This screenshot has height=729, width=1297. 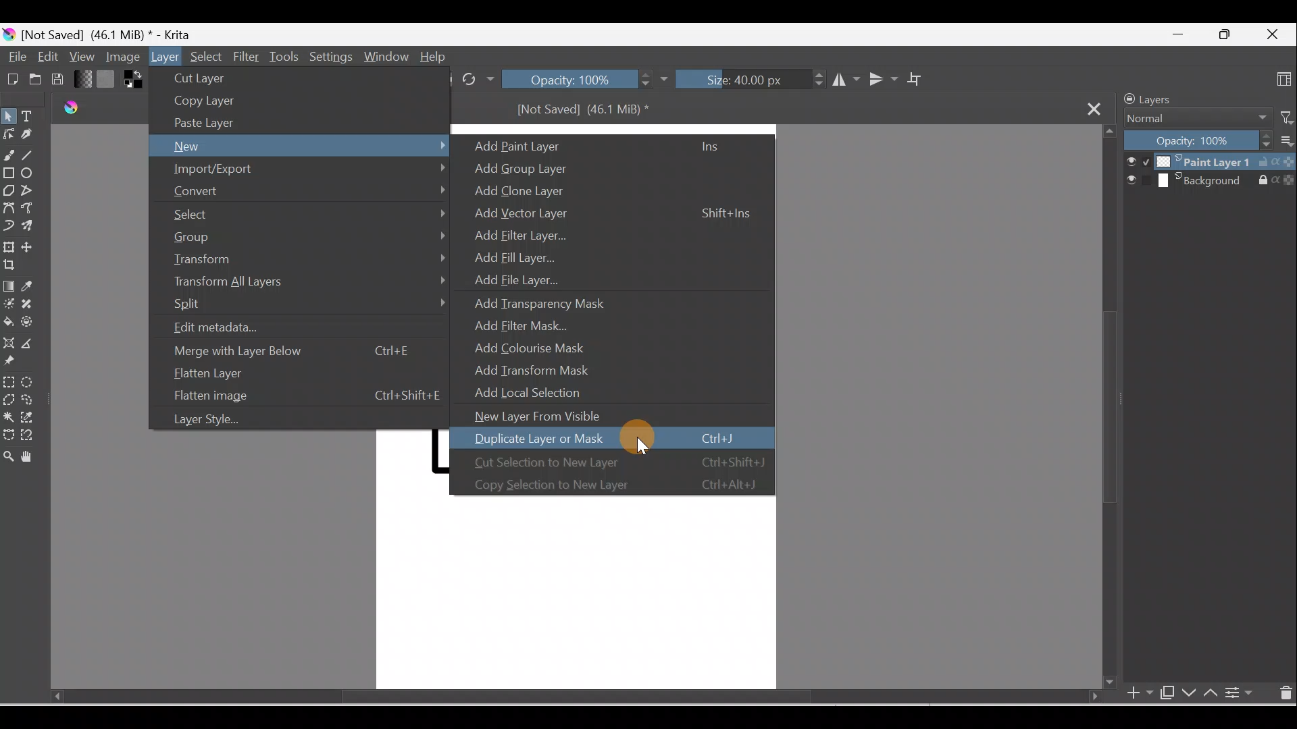 I want to click on Tools, so click(x=287, y=55).